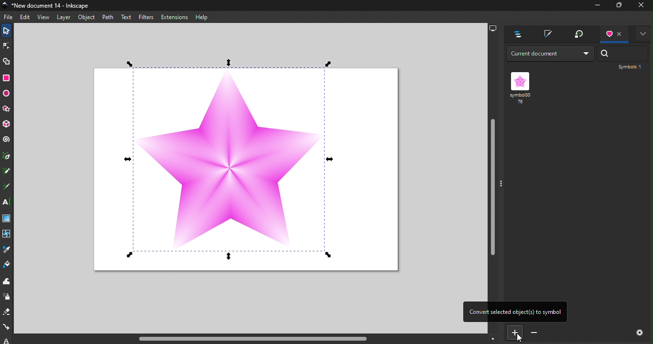  What do you see at coordinates (9, 263) in the screenshot?
I see `Paint bucket tool` at bounding box center [9, 263].